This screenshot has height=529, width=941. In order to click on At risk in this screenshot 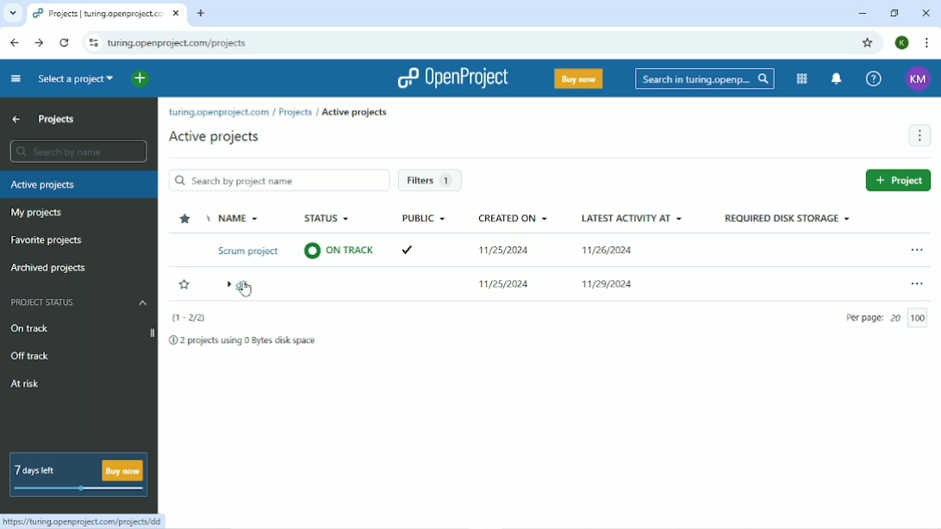, I will do `click(27, 385)`.